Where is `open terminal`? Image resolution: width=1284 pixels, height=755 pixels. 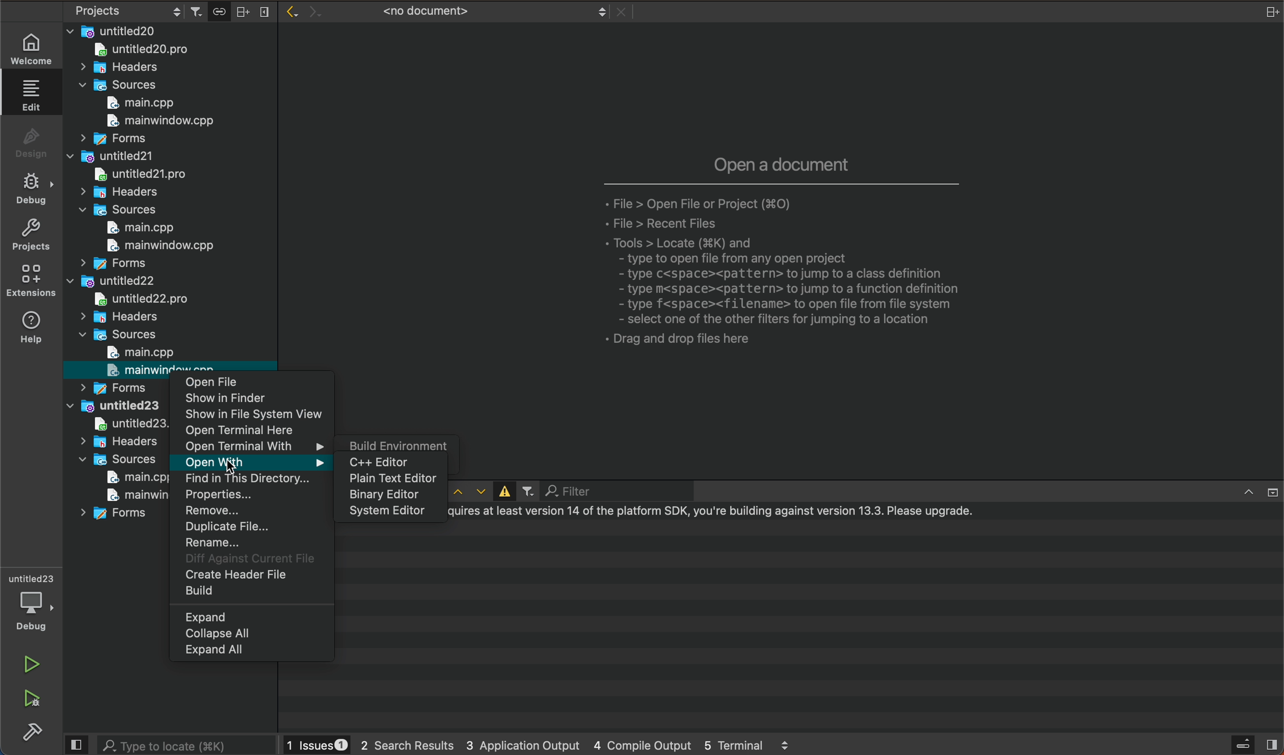 open terminal is located at coordinates (255, 431).